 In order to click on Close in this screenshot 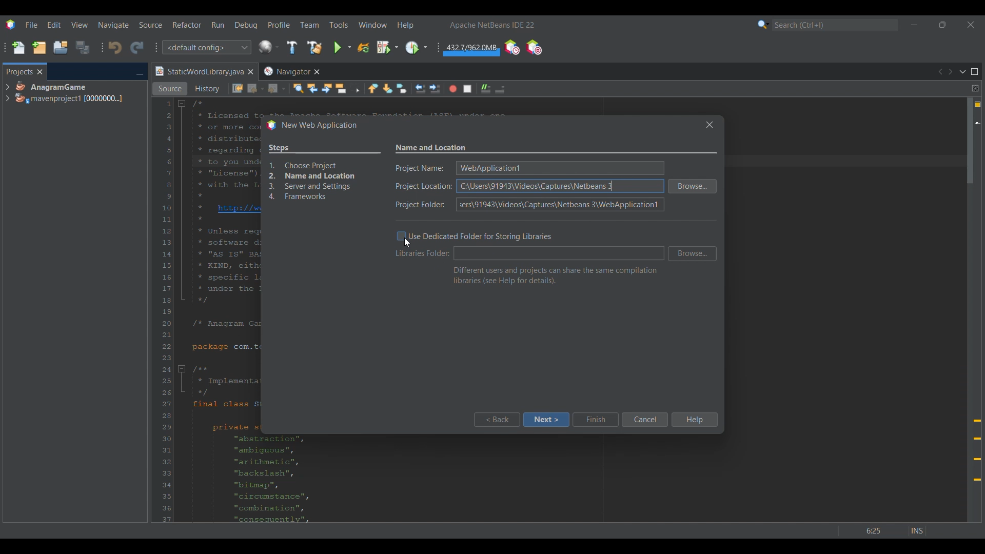, I will do `click(250, 72)`.